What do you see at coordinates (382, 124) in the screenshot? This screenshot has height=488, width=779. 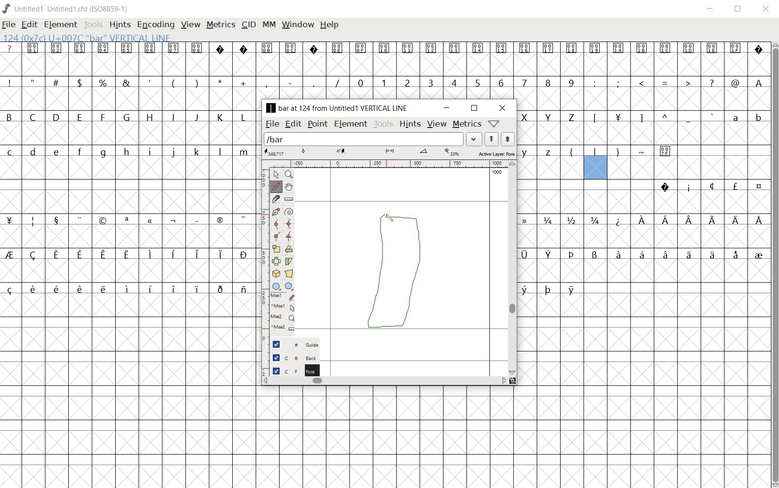 I see `tools` at bounding box center [382, 124].